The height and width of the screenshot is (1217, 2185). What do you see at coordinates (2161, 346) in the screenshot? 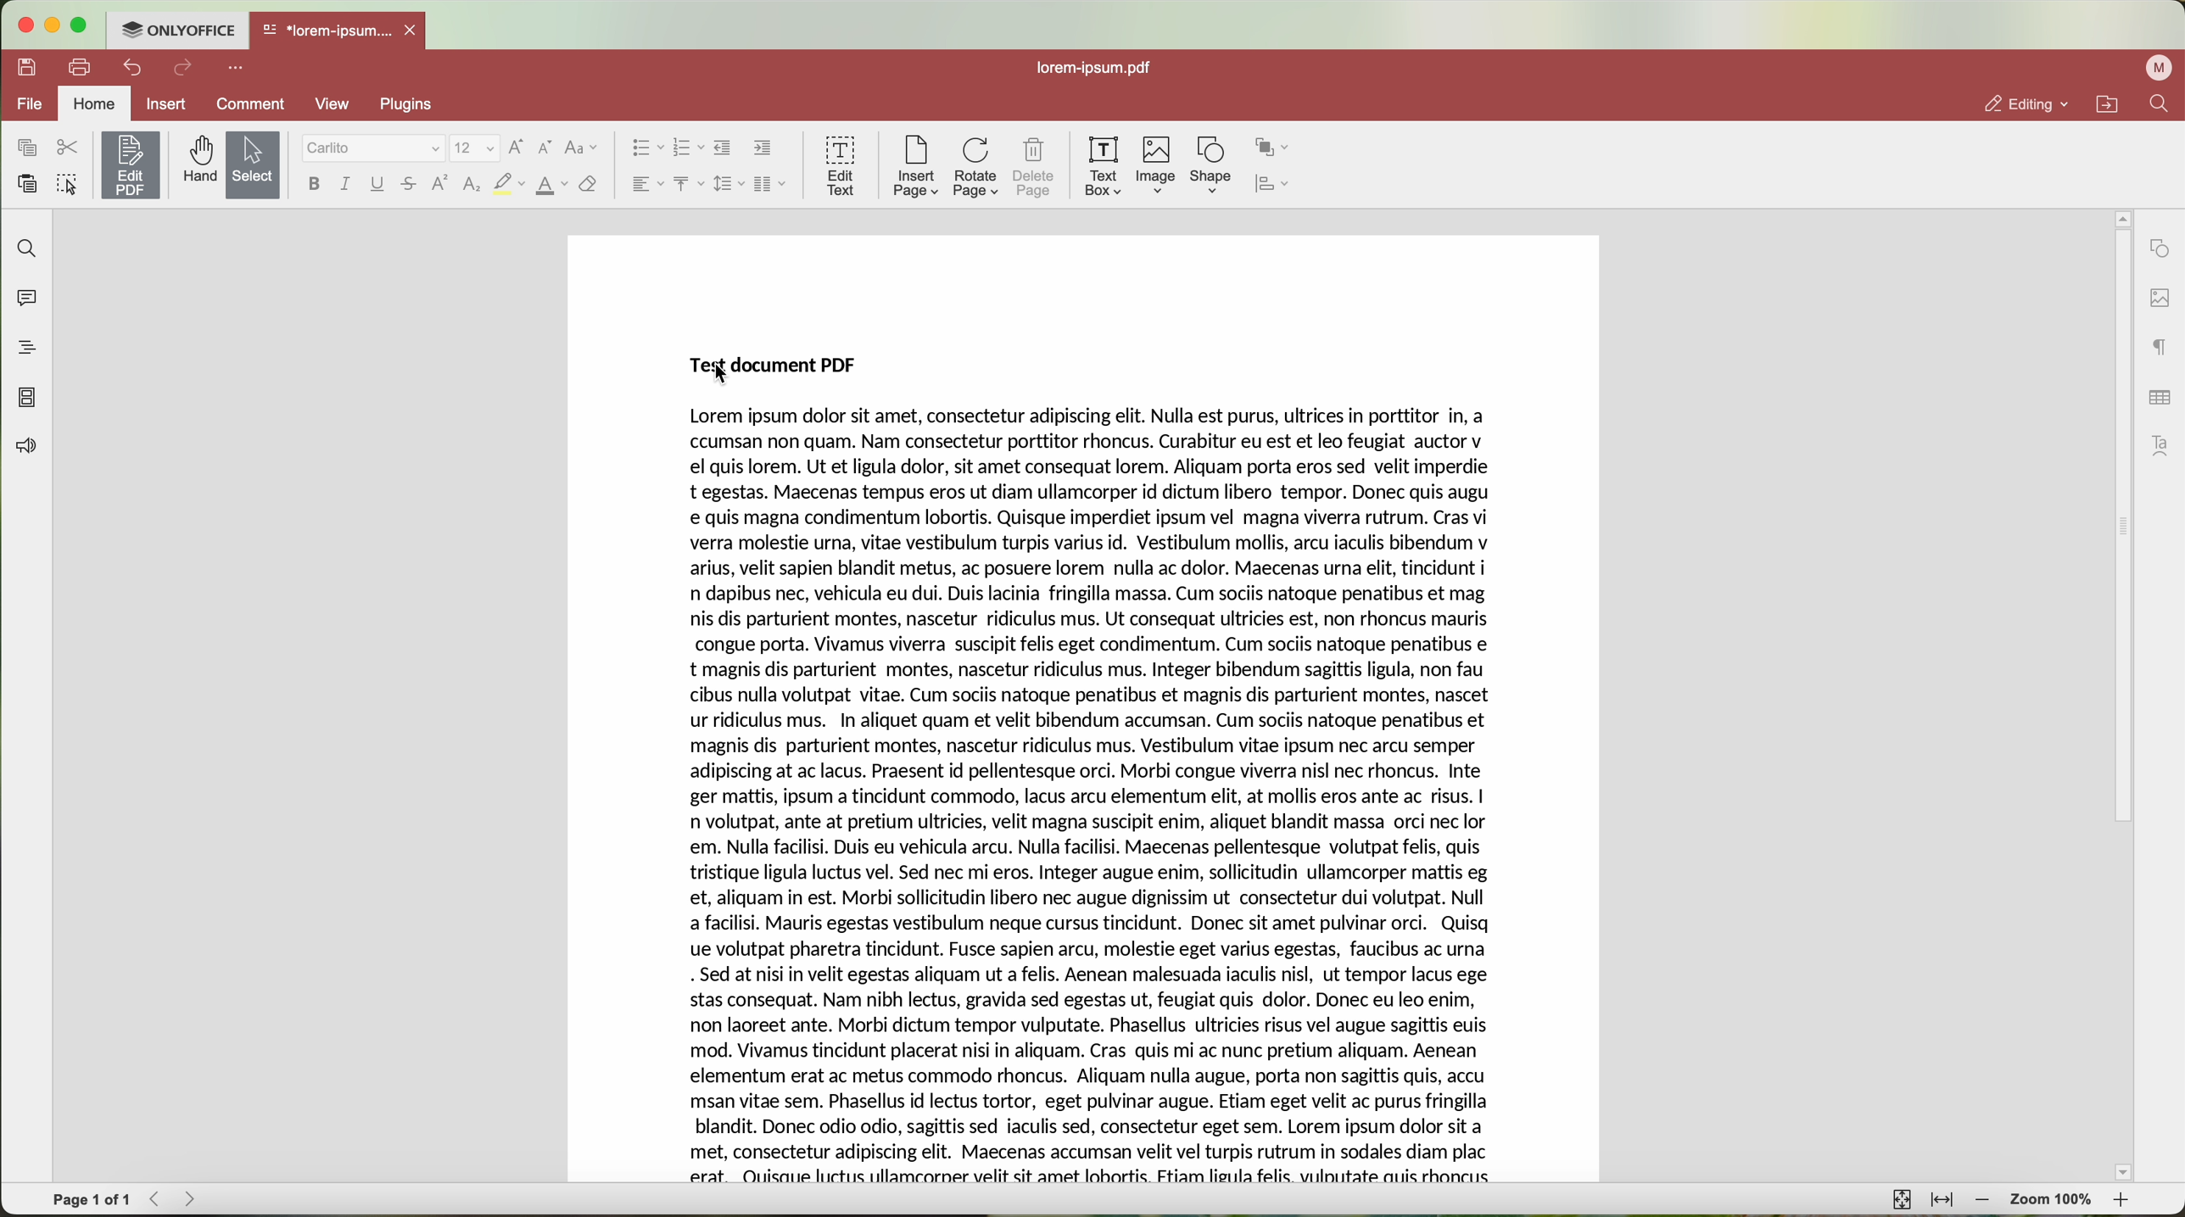
I see `paragraph settings` at bounding box center [2161, 346].